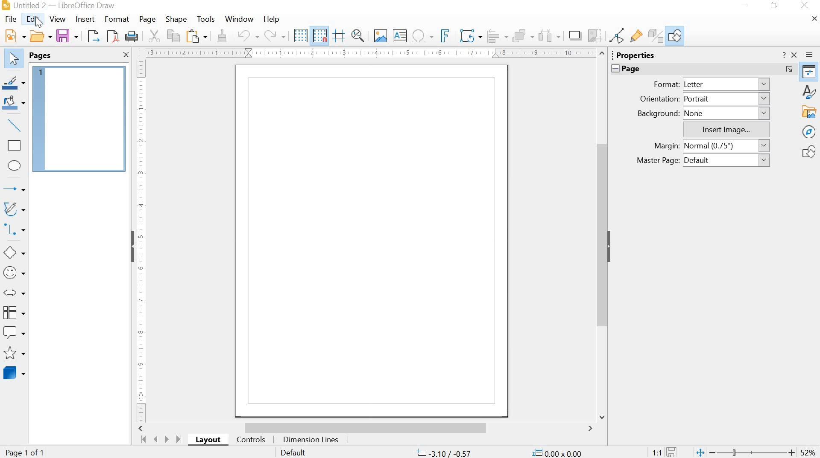 The height and width of the screenshot is (458, 820). I want to click on Connectors (double click for multi-selection), so click(14, 229).